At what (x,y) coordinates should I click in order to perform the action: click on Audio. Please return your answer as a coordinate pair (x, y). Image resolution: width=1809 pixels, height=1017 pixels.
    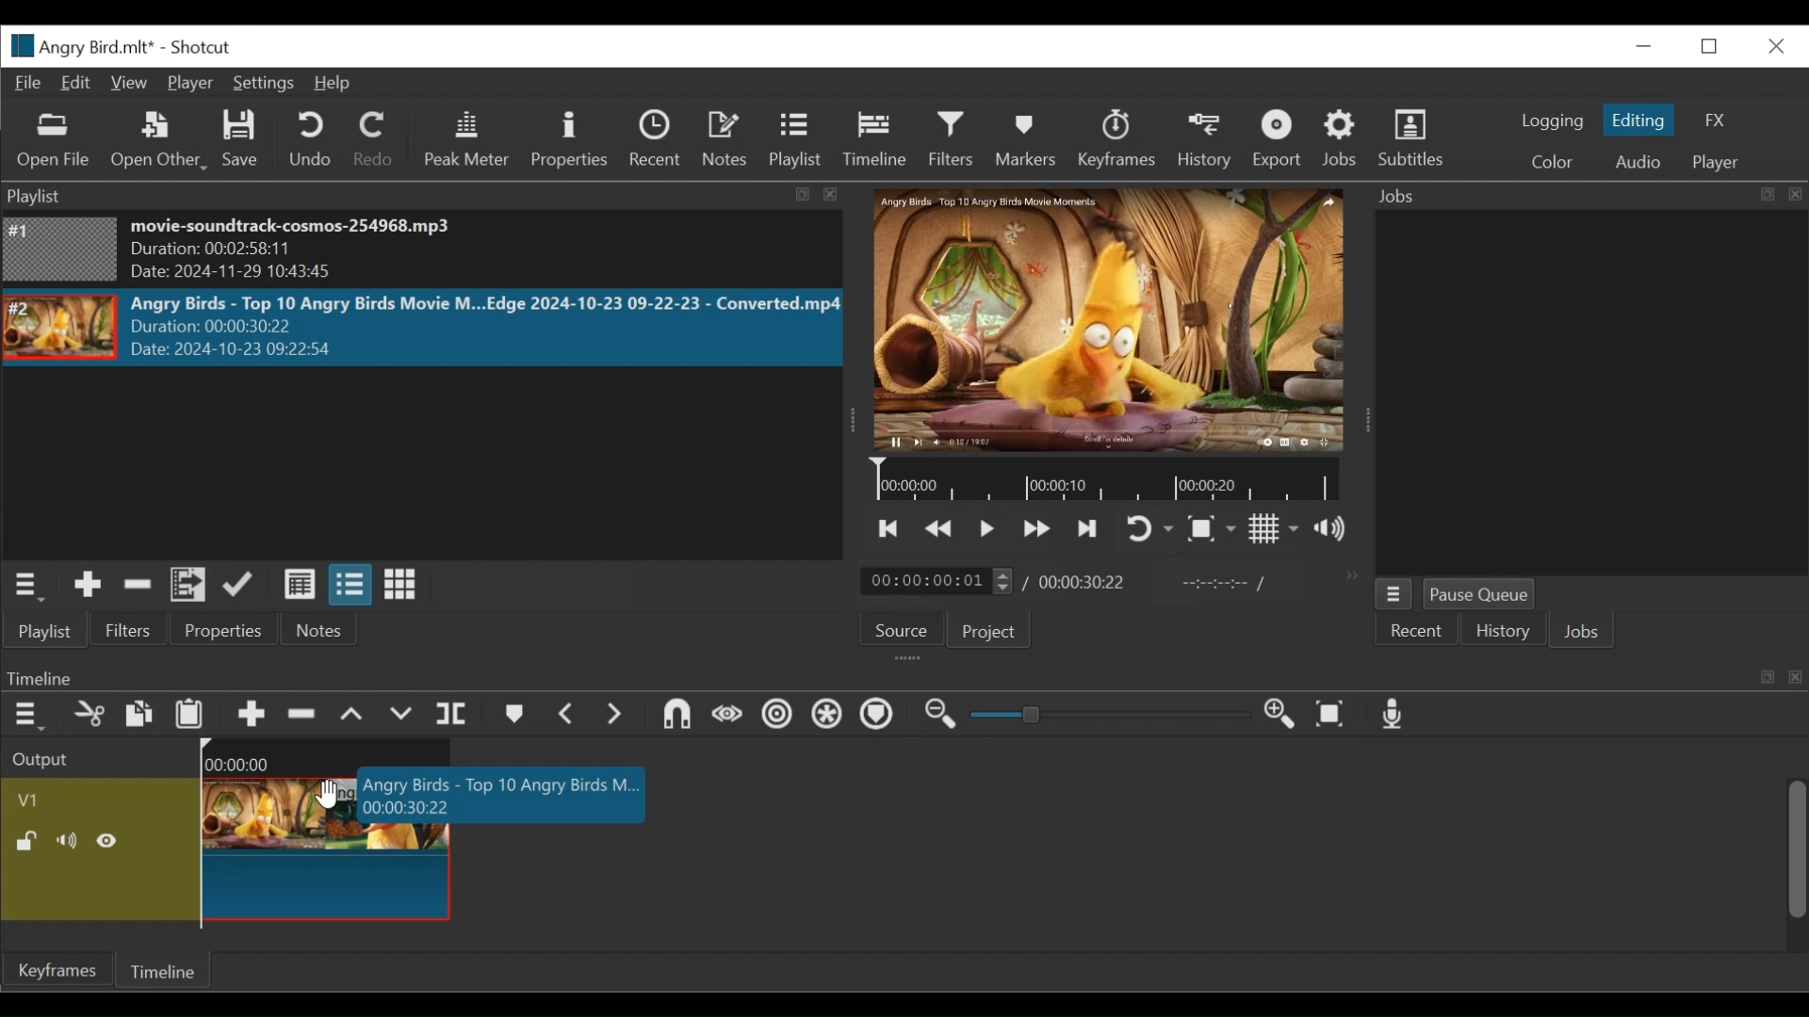
    Looking at the image, I should click on (1638, 161).